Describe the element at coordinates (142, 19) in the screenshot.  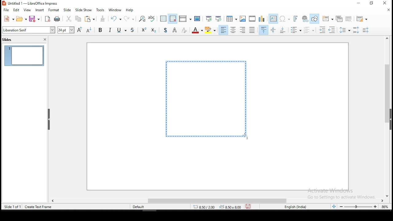
I see `find and replace` at that location.